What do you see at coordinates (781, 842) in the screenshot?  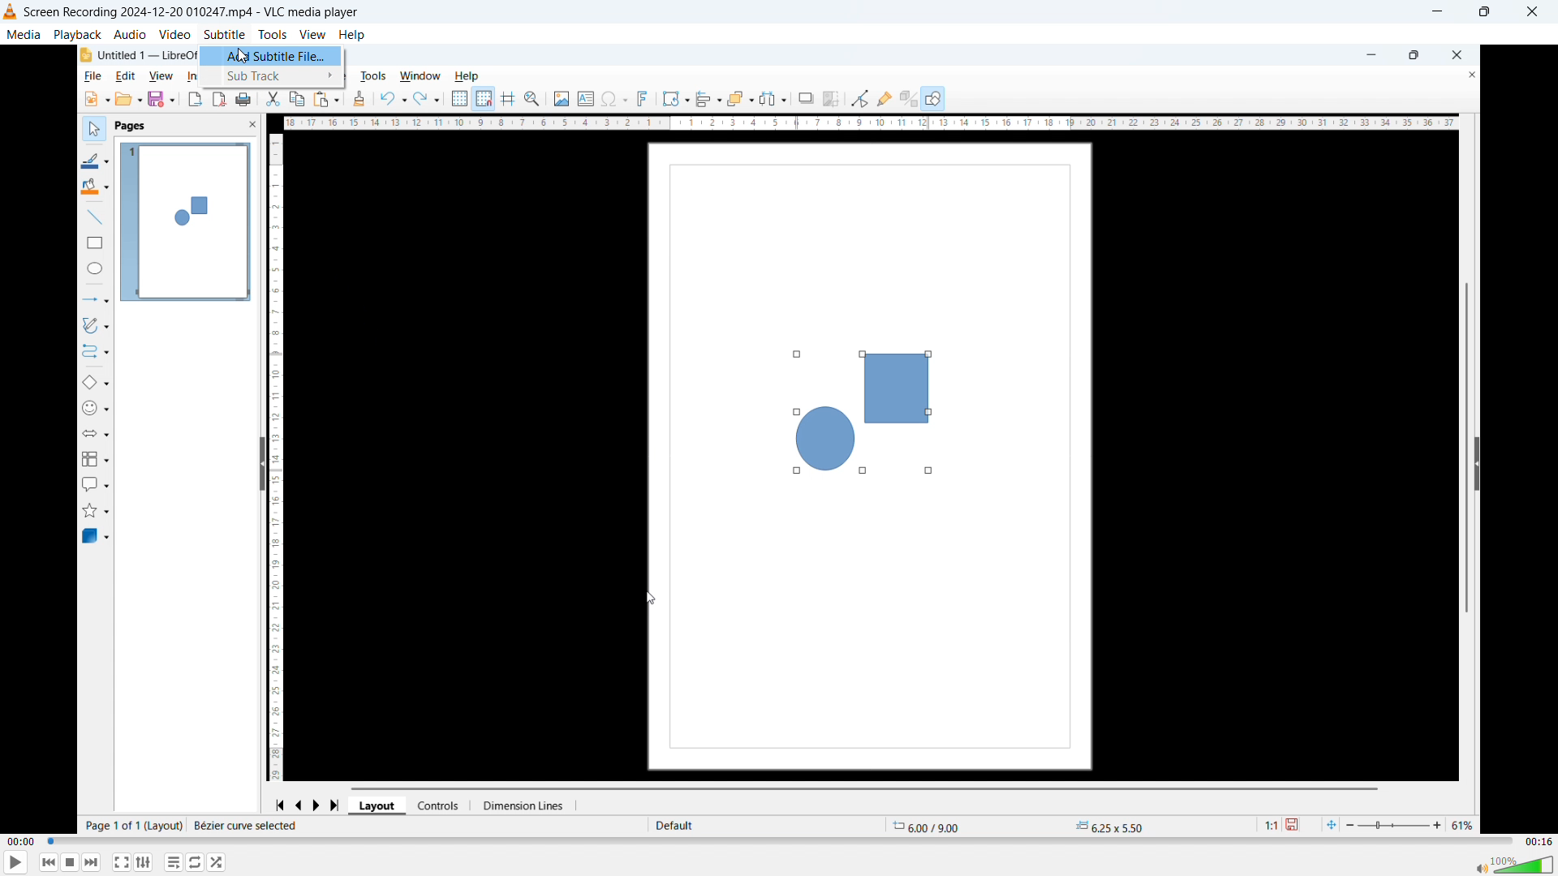 I see `Time bar ` at bounding box center [781, 842].